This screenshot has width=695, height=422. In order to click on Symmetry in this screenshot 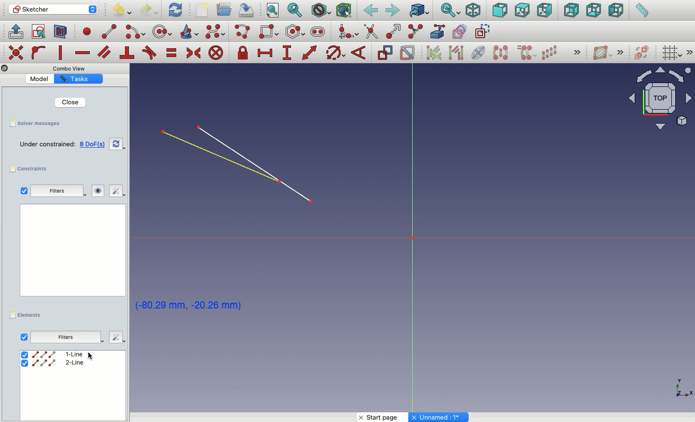, I will do `click(500, 53)`.